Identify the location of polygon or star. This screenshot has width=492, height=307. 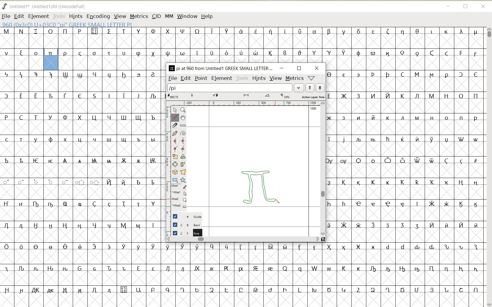
(183, 180).